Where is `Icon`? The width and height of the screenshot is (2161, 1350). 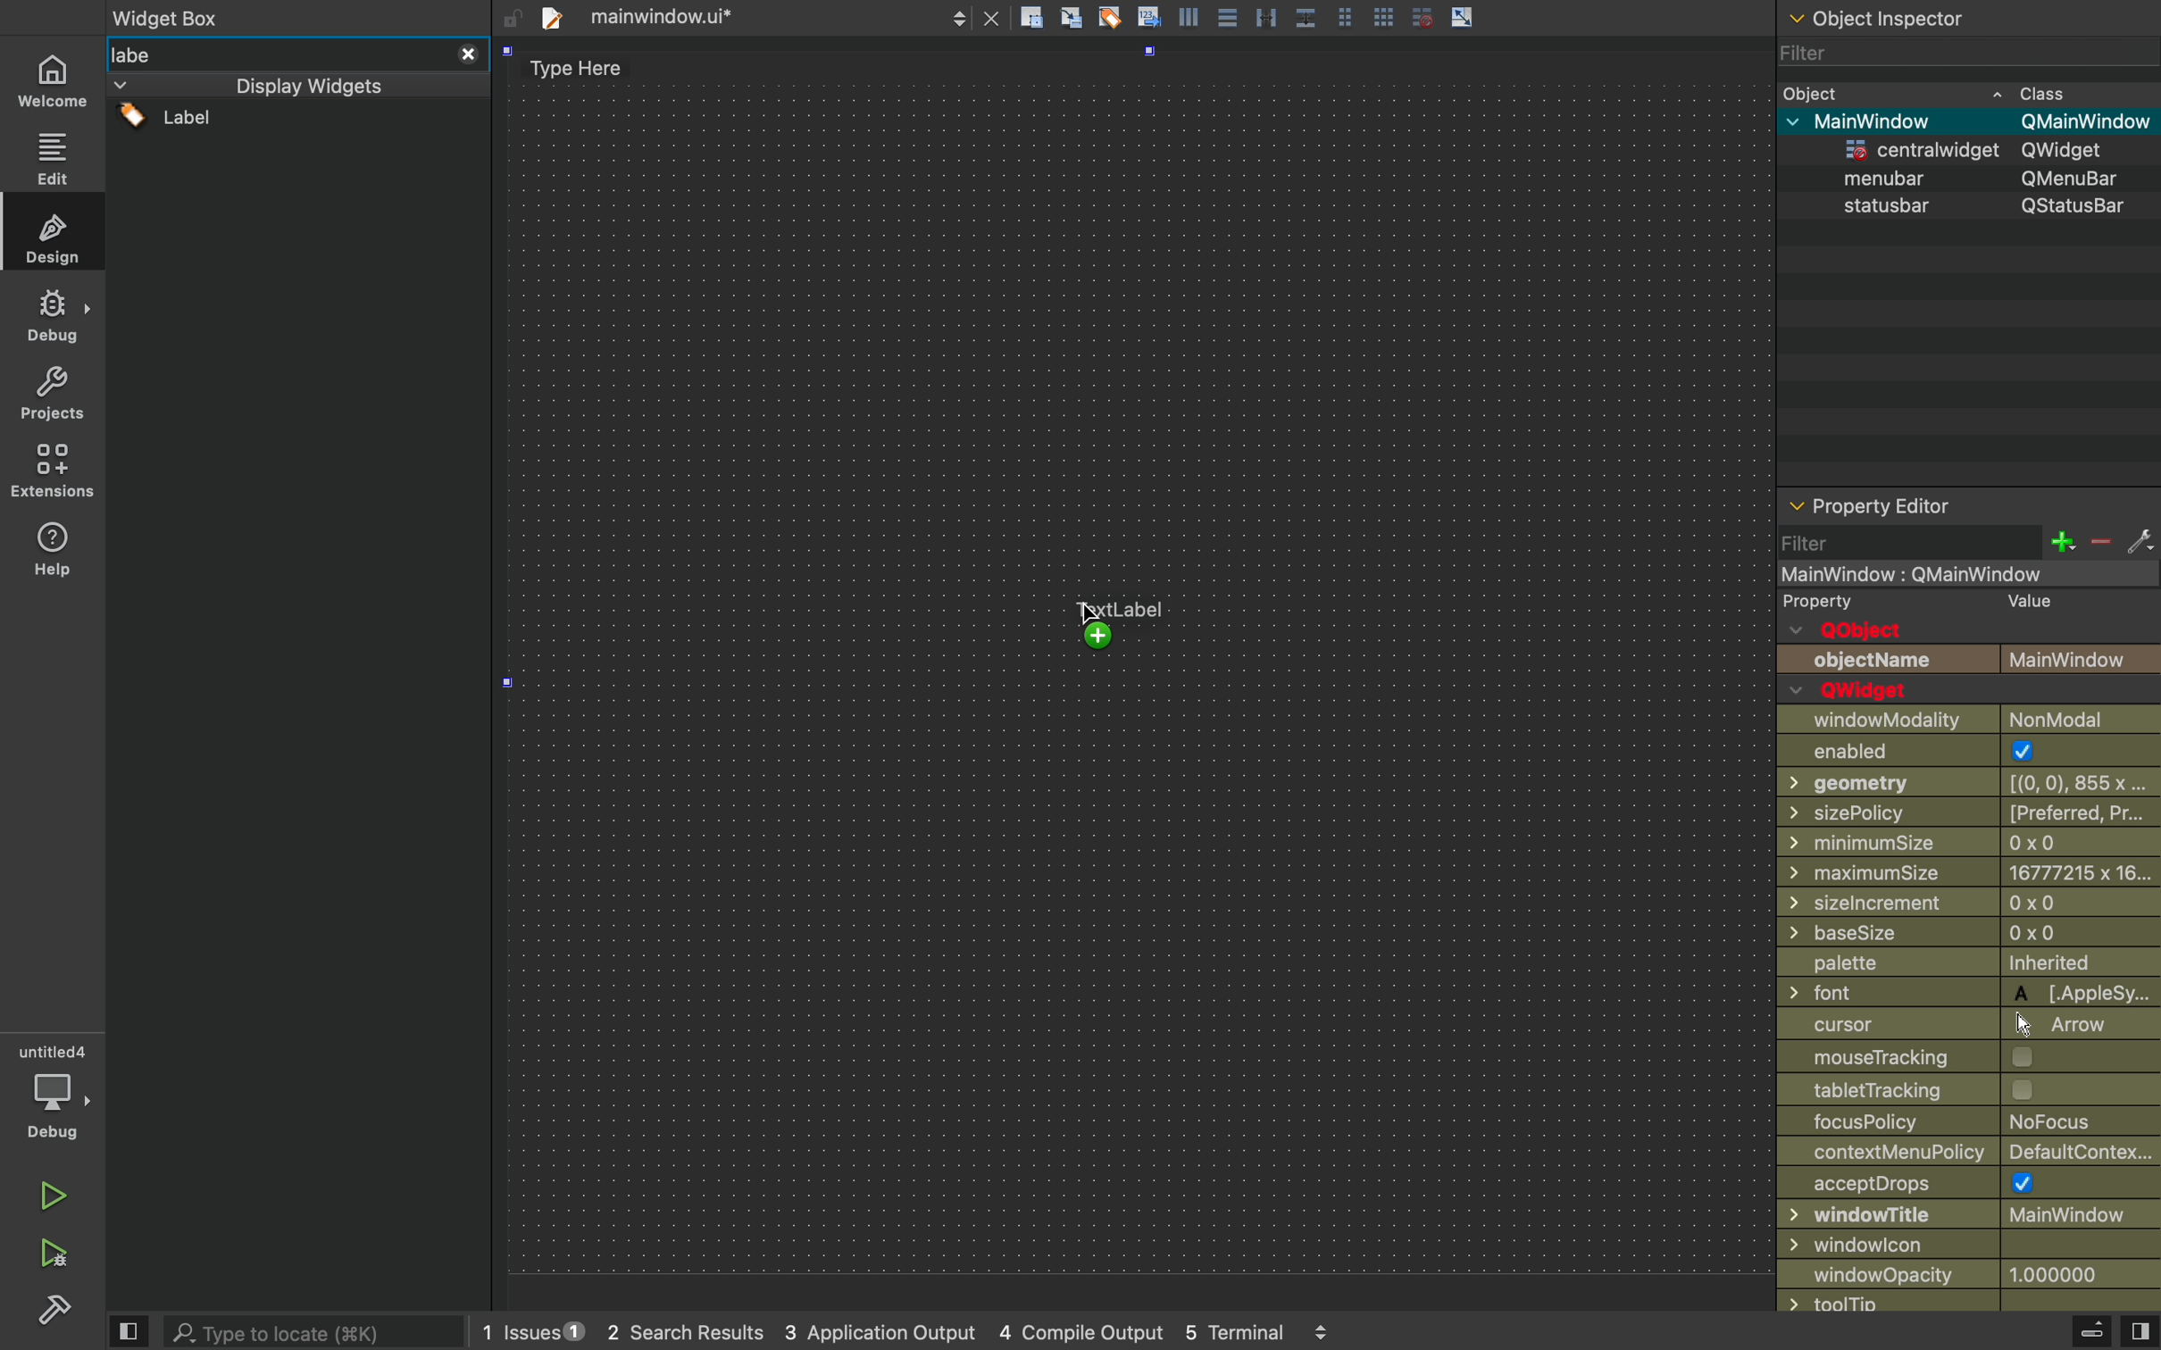 Icon is located at coordinates (1148, 15).